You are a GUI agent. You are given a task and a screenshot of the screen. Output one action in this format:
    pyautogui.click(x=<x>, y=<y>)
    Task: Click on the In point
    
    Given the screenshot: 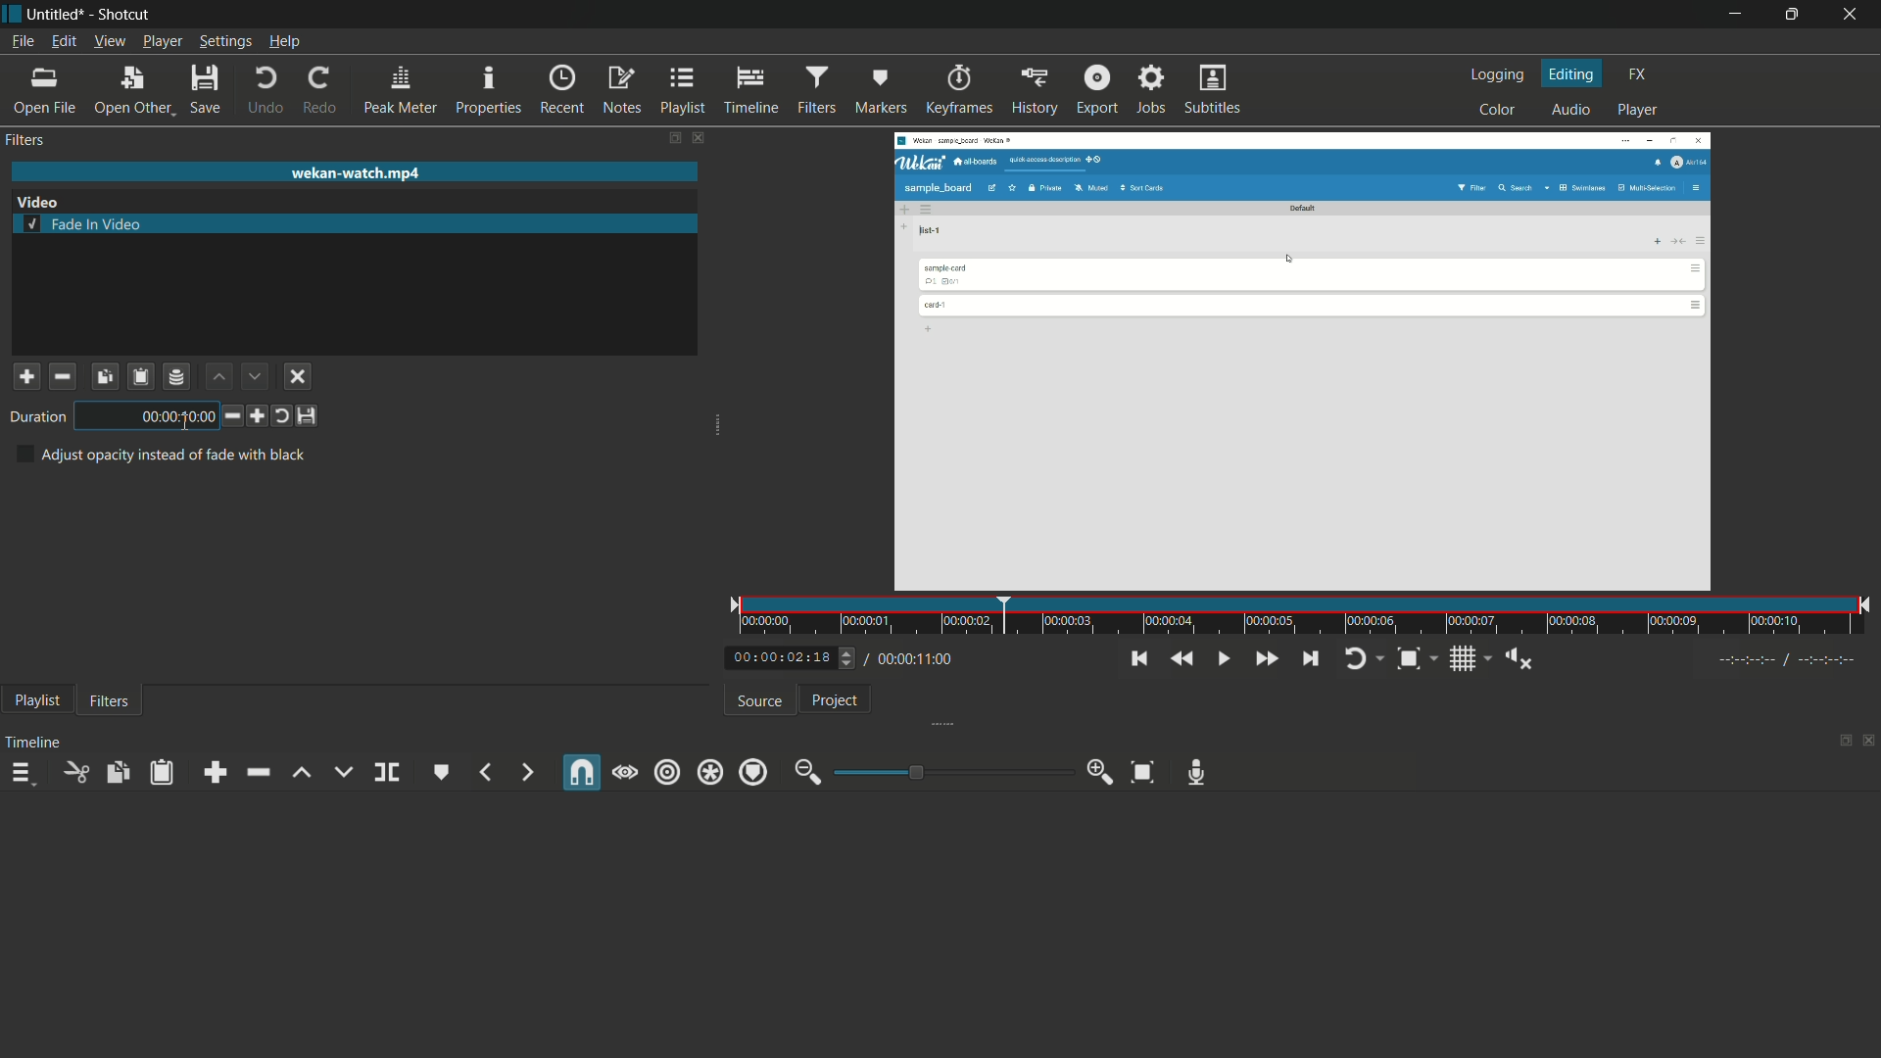 What is the action you would take?
    pyautogui.click(x=1790, y=661)
    